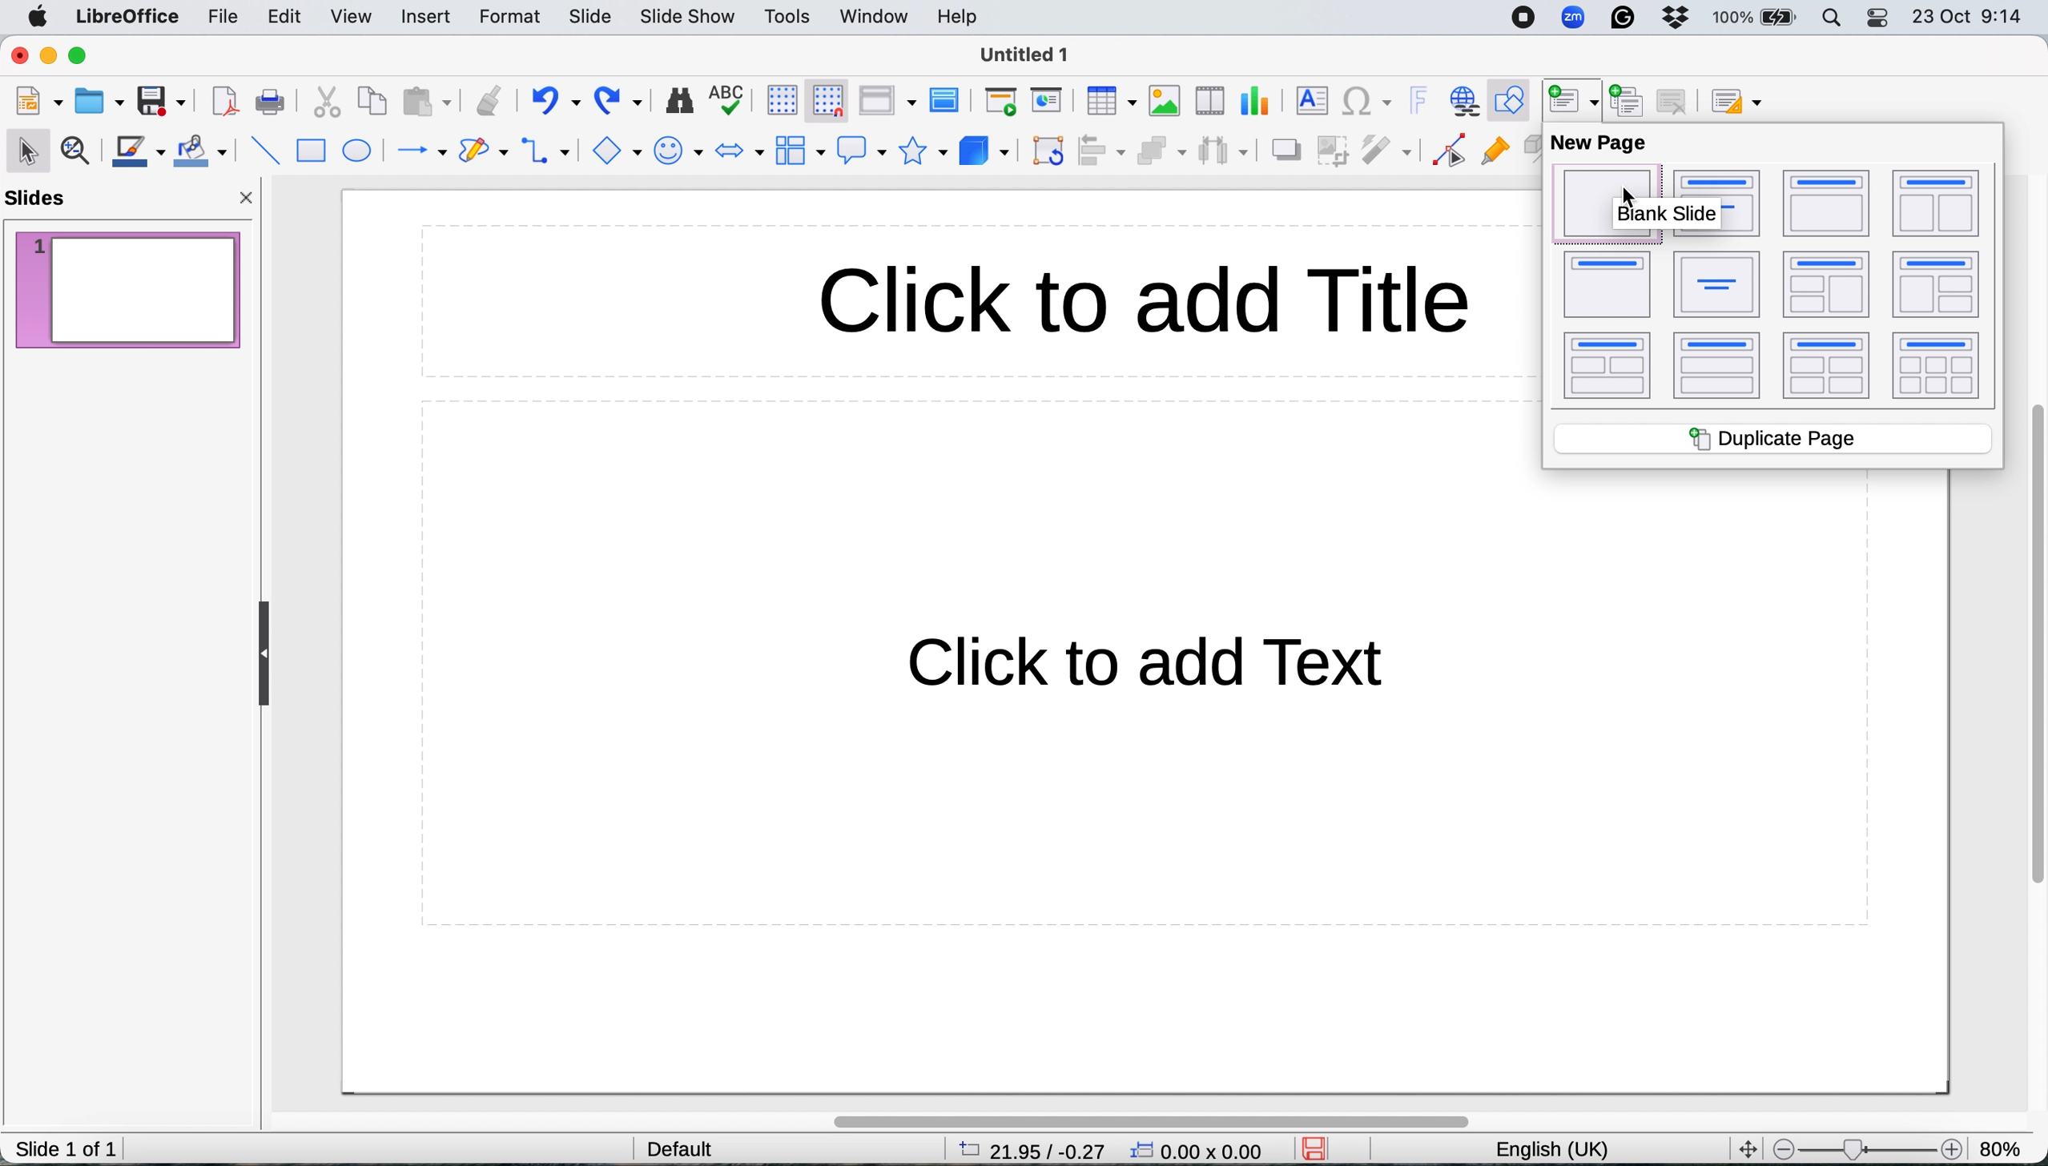 This screenshot has height=1166, width=2048. I want to click on xy coordinate, so click(1201, 1149).